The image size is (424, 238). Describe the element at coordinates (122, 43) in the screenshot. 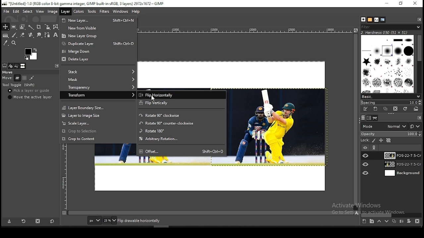

I see `Shortcut key` at that location.